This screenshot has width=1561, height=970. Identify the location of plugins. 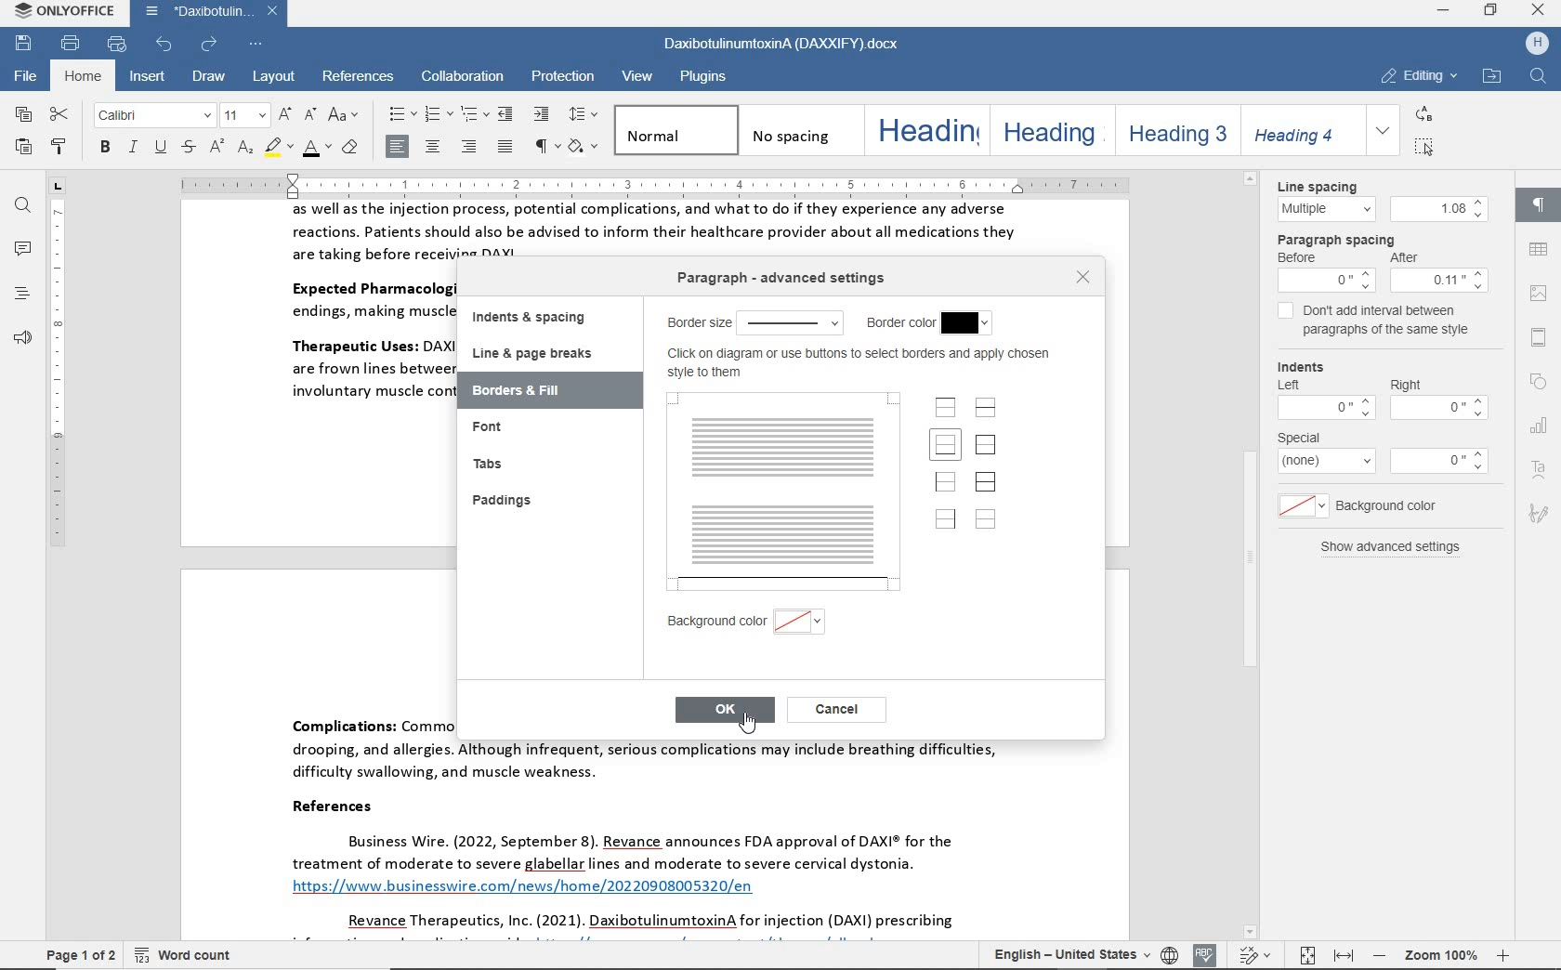
(706, 77).